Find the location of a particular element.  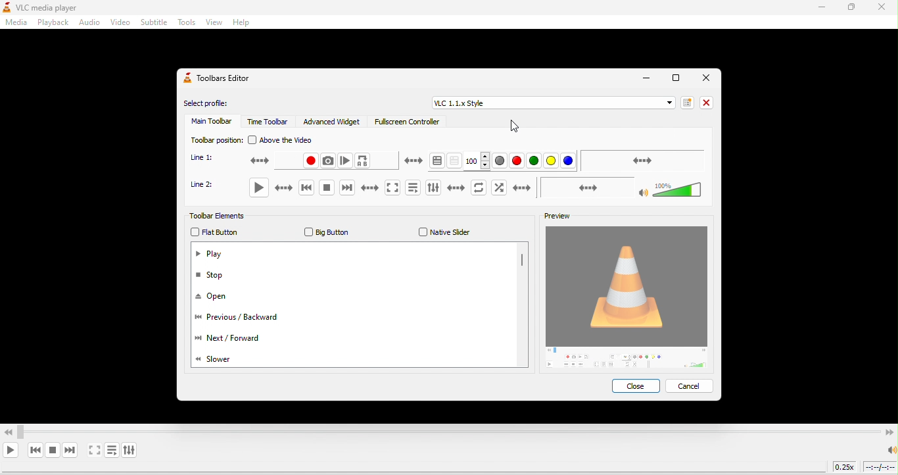

video in full screen is located at coordinates (95, 451).